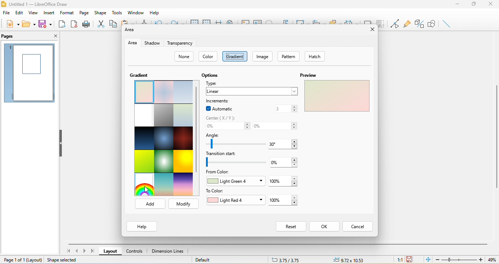 This screenshot has width=499, height=264. Describe the element at coordinates (69, 251) in the screenshot. I see `first page` at that location.